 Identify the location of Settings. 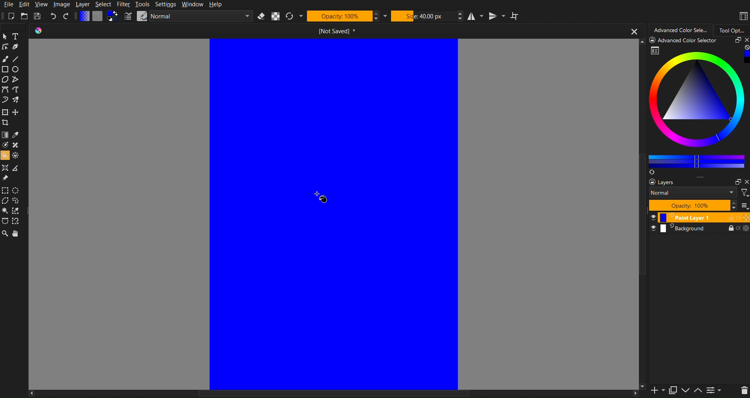
(165, 5).